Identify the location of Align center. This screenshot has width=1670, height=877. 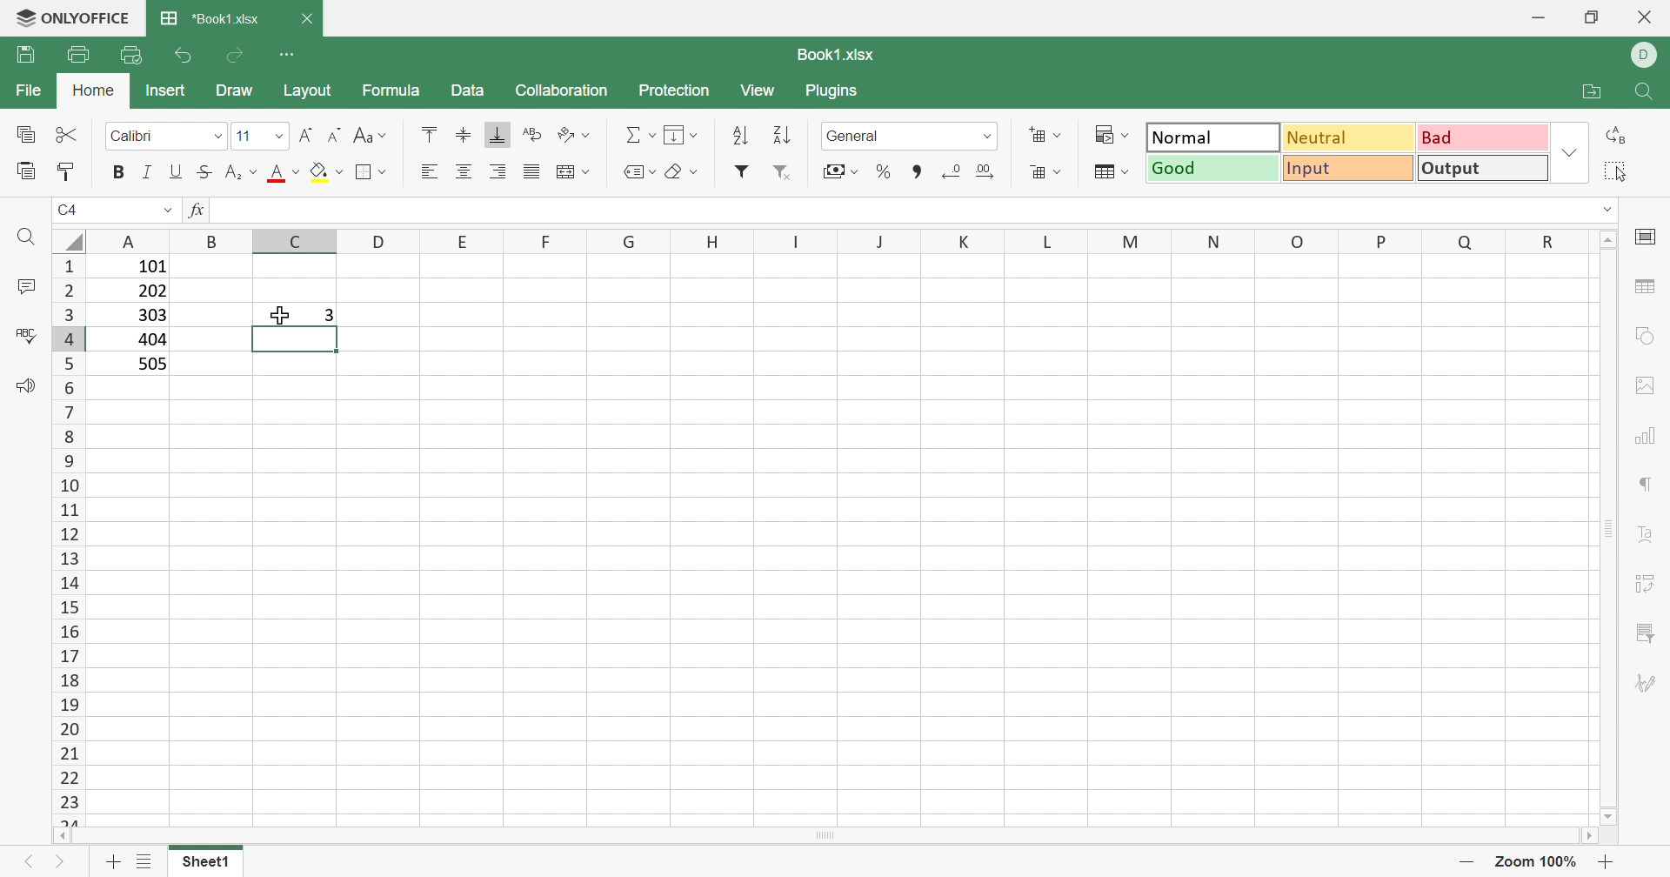
(468, 170).